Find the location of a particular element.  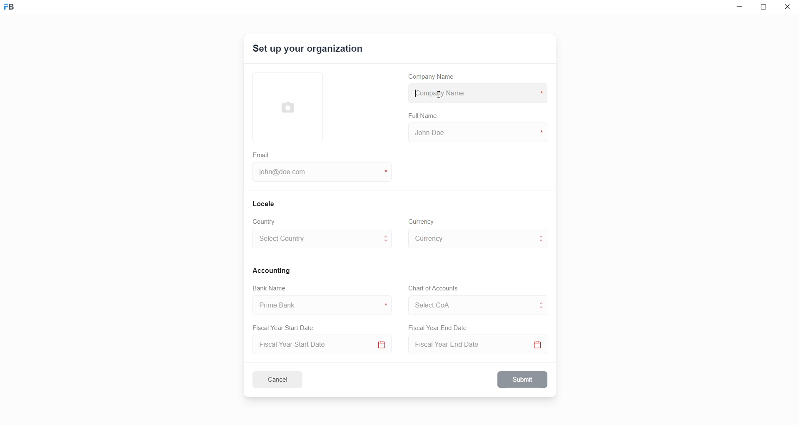

Accounting is located at coordinates (273, 270).